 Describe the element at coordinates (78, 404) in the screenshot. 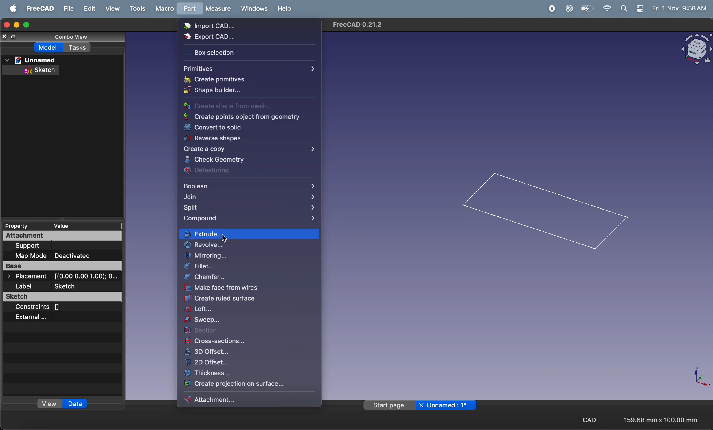

I see `data` at that location.